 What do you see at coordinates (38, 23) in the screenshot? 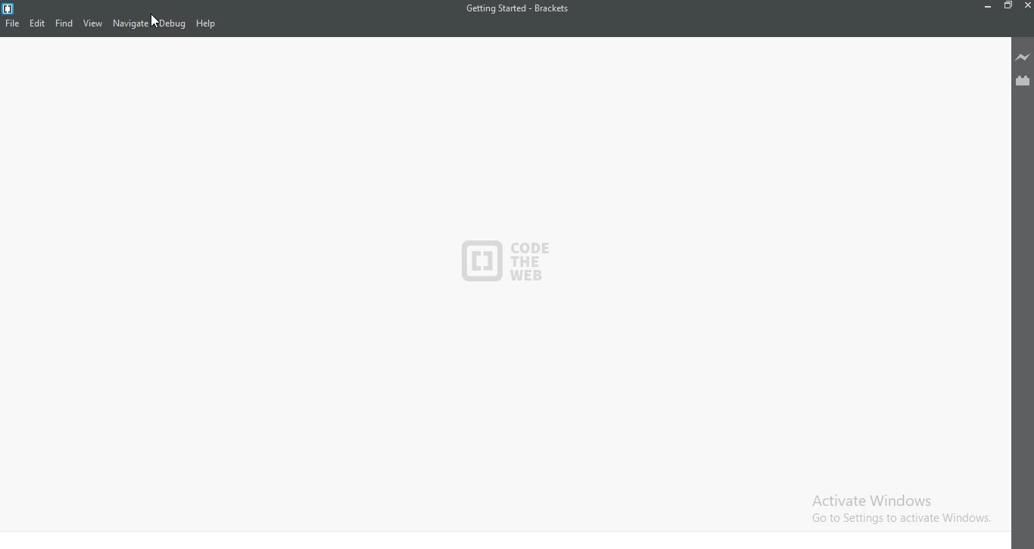
I see `Edit` at bounding box center [38, 23].